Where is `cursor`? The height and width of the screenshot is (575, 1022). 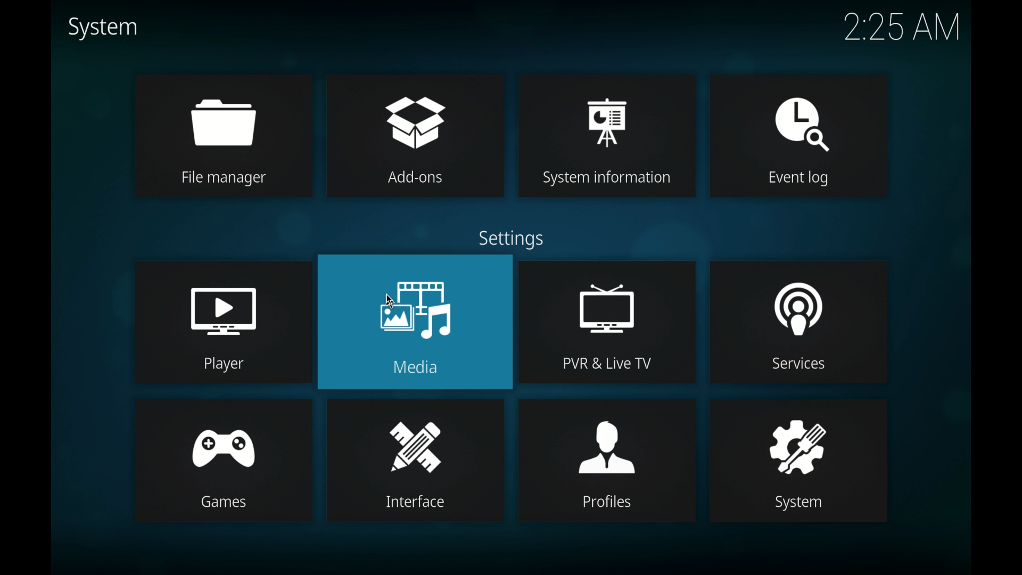
cursor is located at coordinates (389, 299).